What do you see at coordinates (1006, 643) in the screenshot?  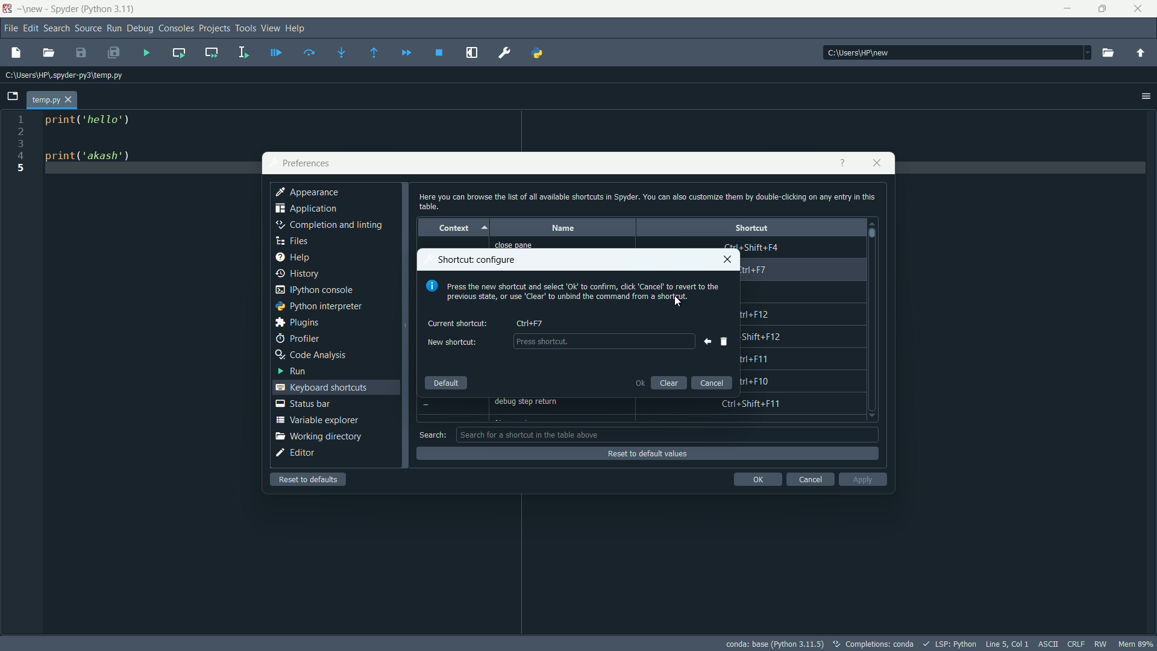 I see `cursor position` at bounding box center [1006, 643].